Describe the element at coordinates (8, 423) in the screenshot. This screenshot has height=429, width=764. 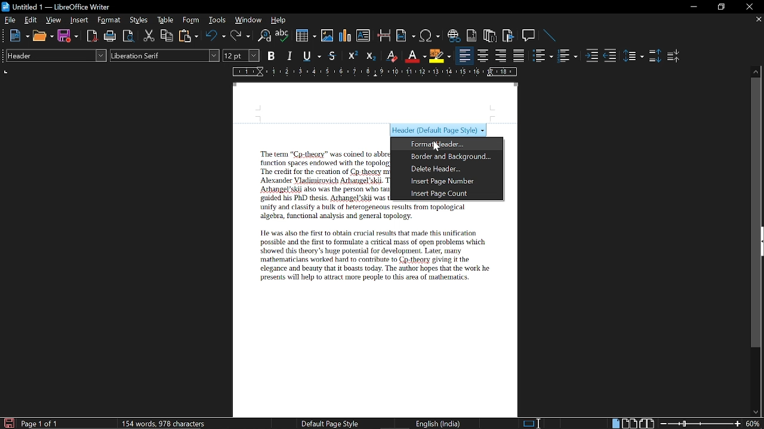
I see `Save` at that location.